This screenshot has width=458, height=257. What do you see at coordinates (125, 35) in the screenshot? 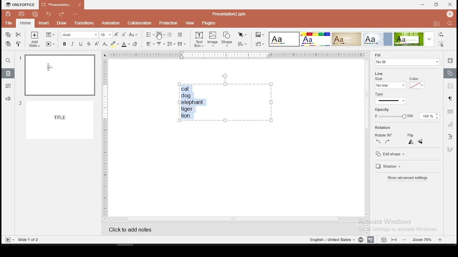
I see `decrease font size` at bounding box center [125, 35].